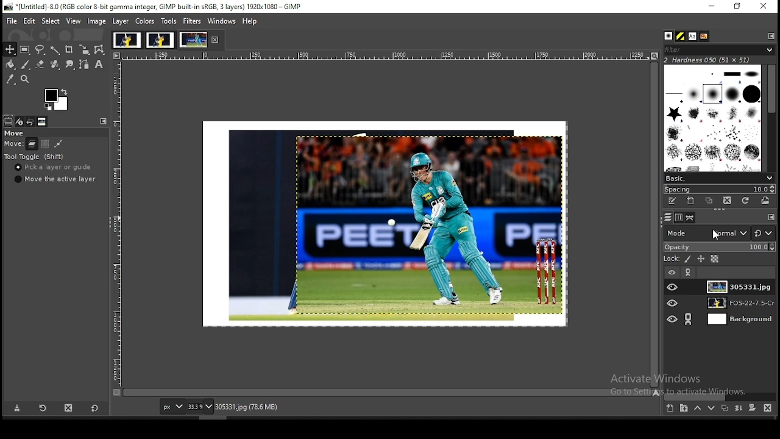 The height and width of the screenshot is (439, 780). I want to click on view, so click(74, 22).